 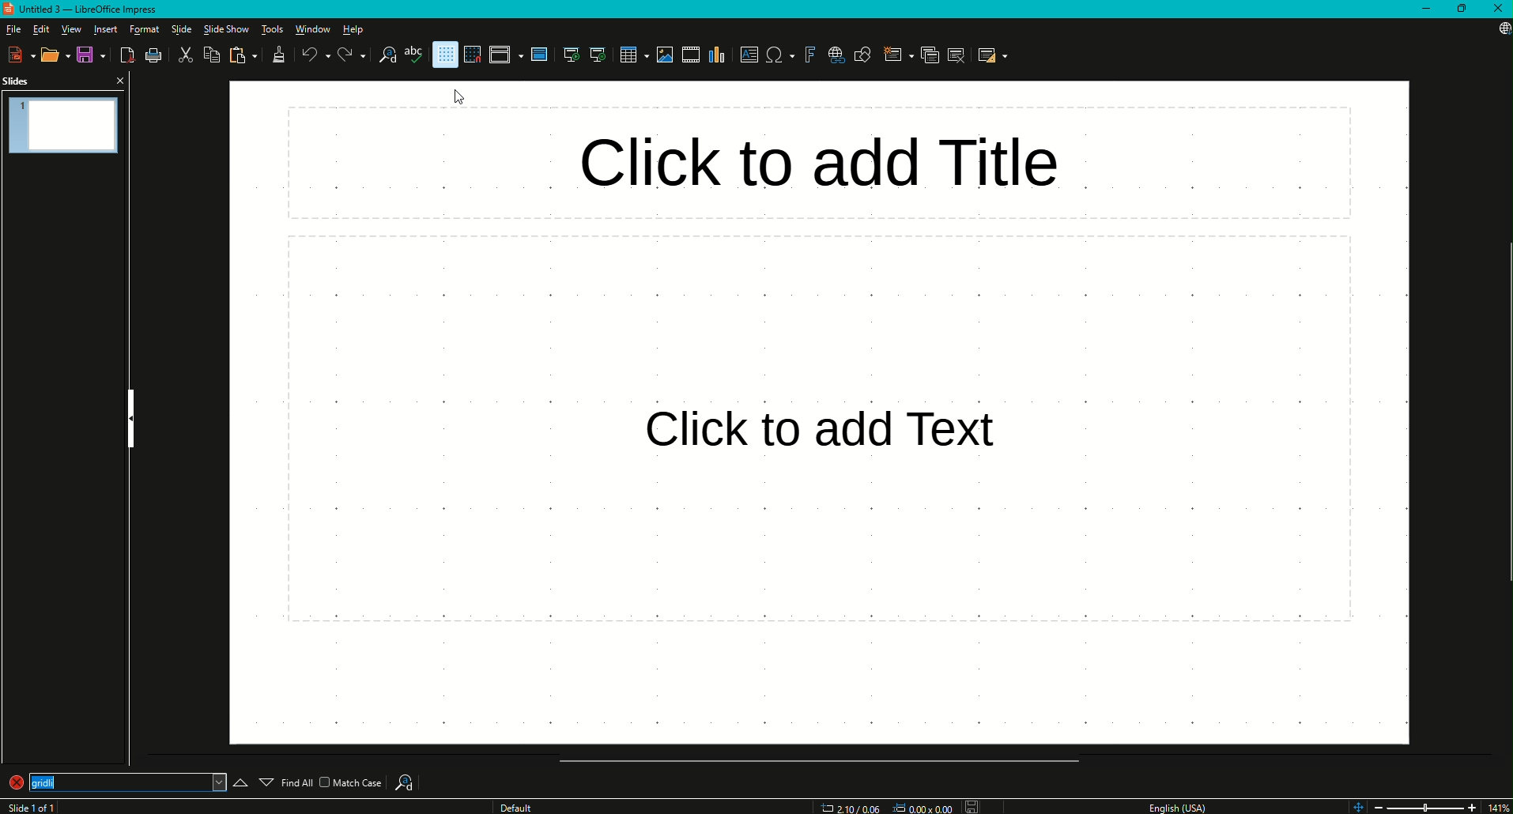 What do you see at coordinates (1356, 806) in the screenshot?
I see `Fit slide to current window` at bounding box center [1356, 806].